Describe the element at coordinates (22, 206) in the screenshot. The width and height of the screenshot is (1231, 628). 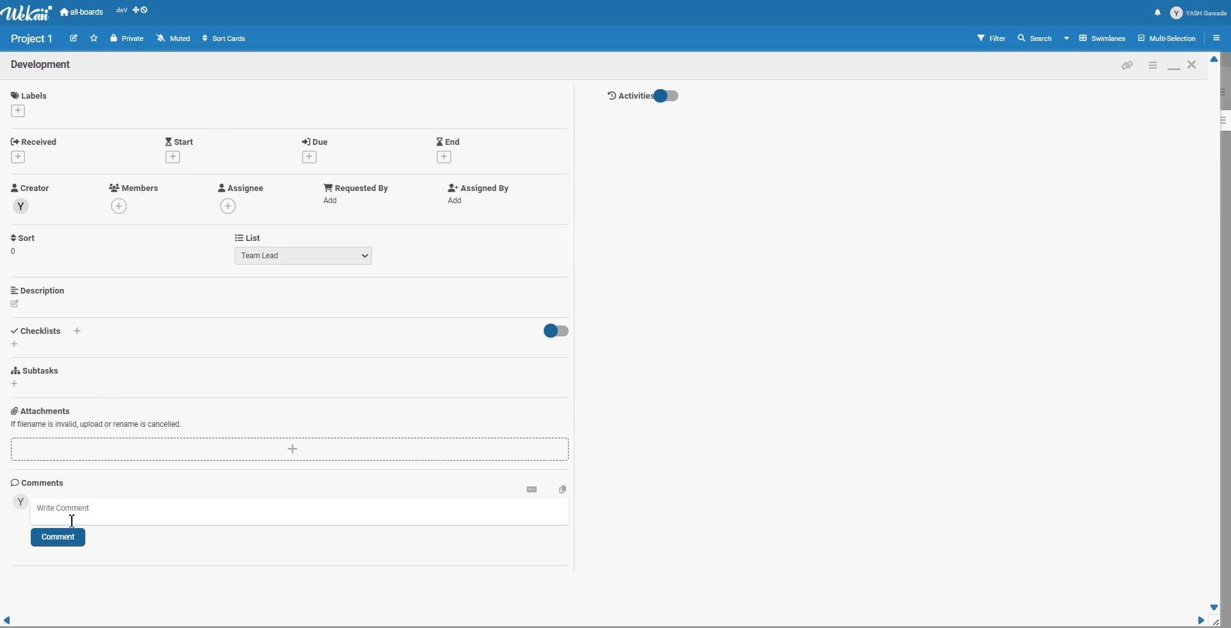
I see `avatar` at that location.